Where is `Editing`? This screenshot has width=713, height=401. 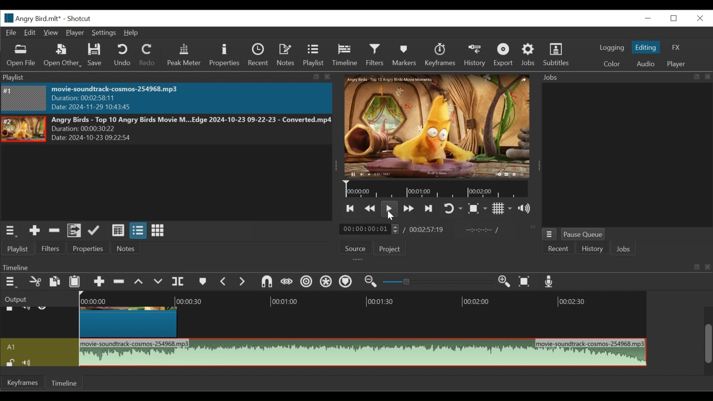 Editing is located at coordinates (646, 48).